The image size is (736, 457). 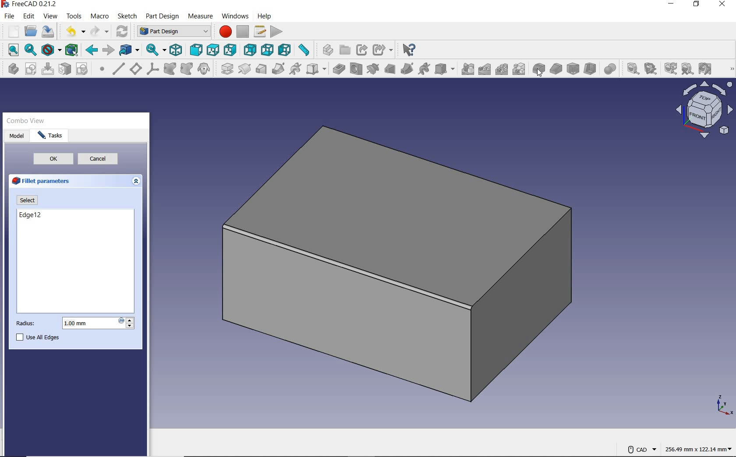 I want to click on CAD, so click(x=641, y=450).